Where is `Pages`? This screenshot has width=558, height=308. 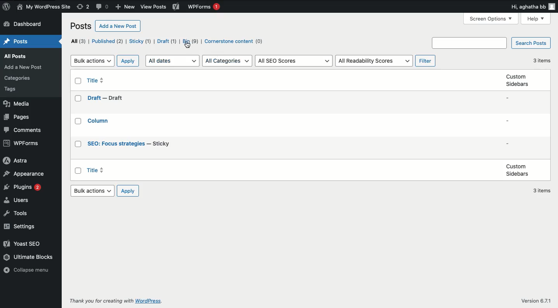
Pages is located at coordinates (16, 118).